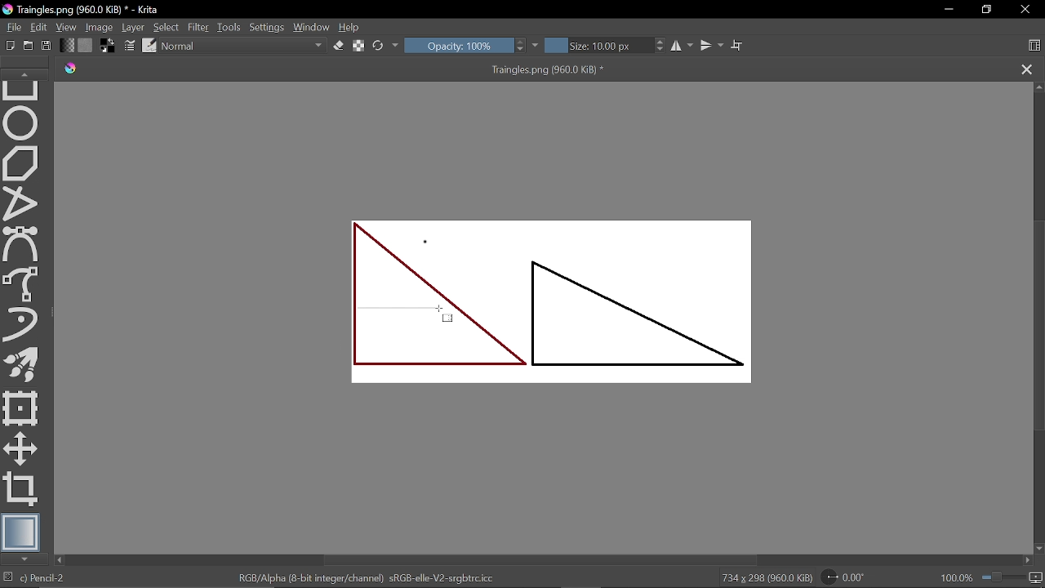 The width and height of the screenshot is (1045, 588). I want to click on Edit, so click(38, 26).